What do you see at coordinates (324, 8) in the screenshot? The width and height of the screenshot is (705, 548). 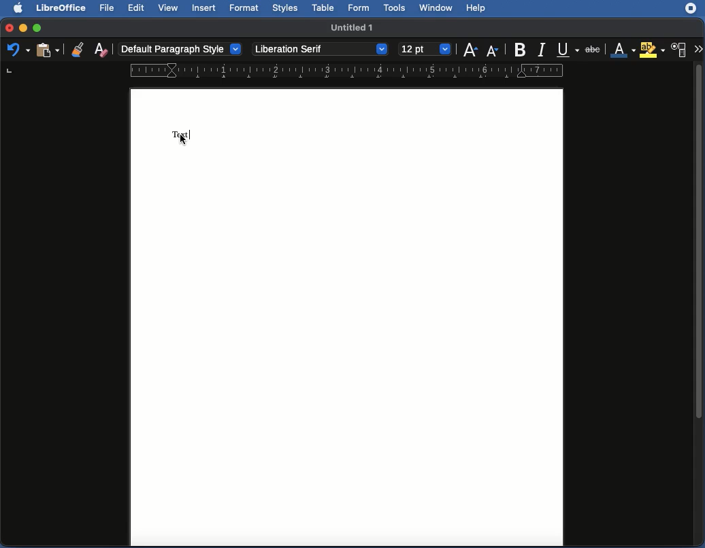 I see `Table` at bounding box center [324, 8].